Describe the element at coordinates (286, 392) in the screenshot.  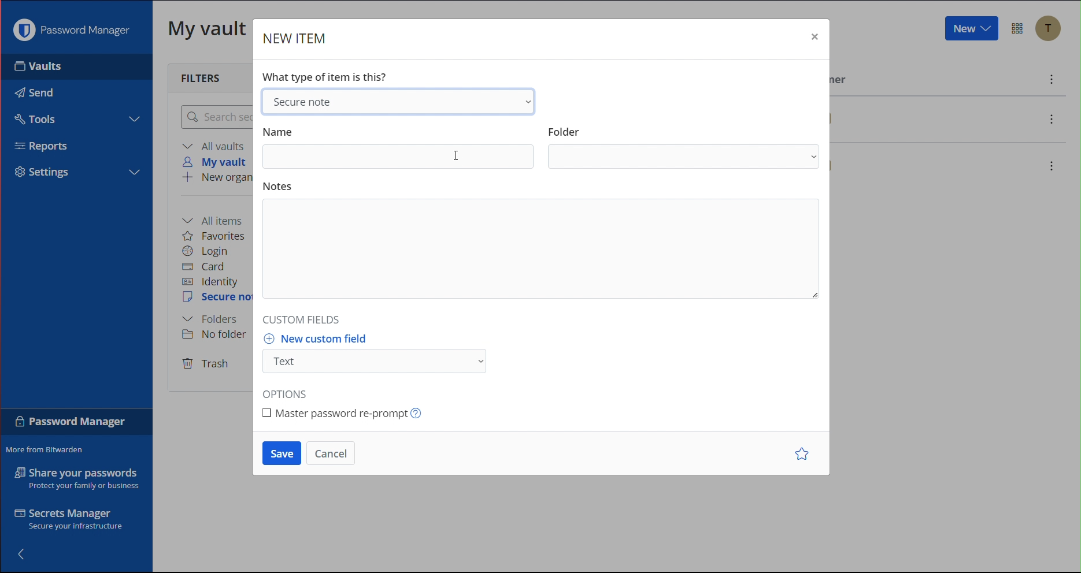
I see `Options` at that location.